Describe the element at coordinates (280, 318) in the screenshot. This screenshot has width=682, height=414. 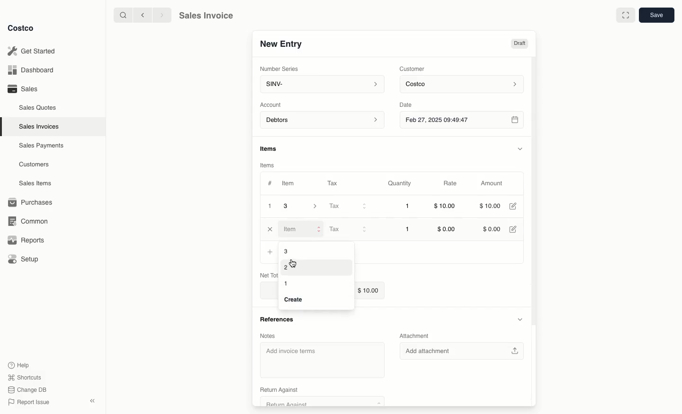
I see `References` at that location.